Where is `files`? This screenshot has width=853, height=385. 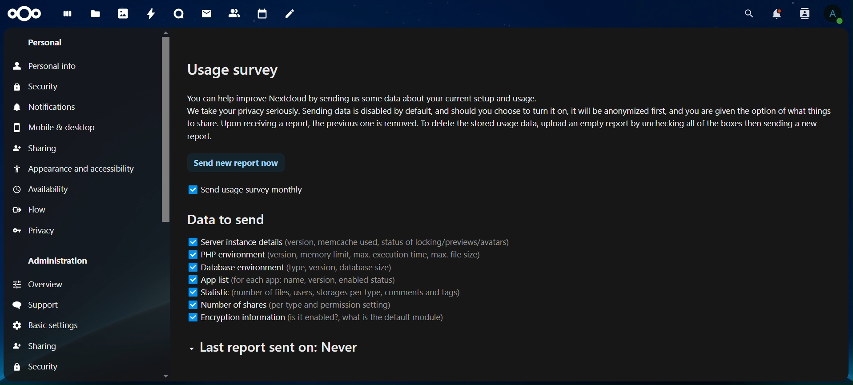
files is located at coordinates (96, 12).